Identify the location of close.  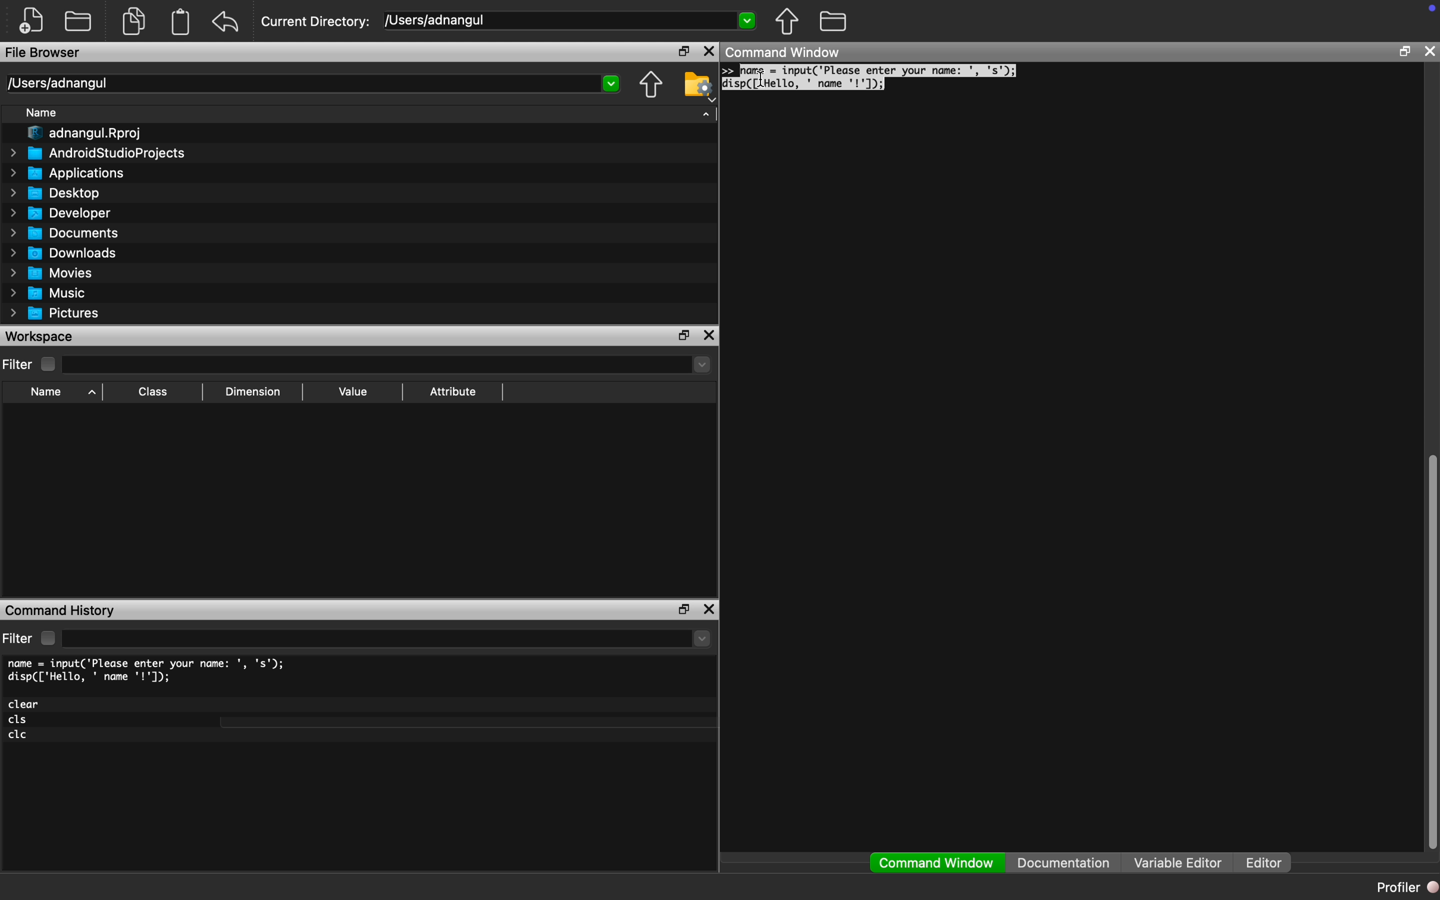
(710, 51).